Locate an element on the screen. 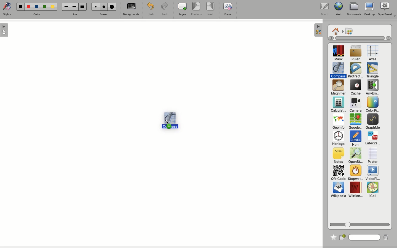 The height and width of the screenshot is (248, 397). Backgrounds is located at coordinates (130, 10).